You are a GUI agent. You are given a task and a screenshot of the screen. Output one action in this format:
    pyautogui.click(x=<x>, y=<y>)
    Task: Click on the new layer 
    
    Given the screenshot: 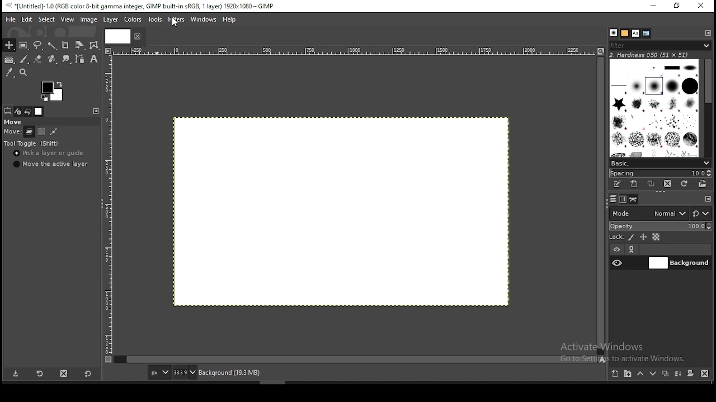 What is the action you would take?
    pyautogui.click(x=616, y=374)
    